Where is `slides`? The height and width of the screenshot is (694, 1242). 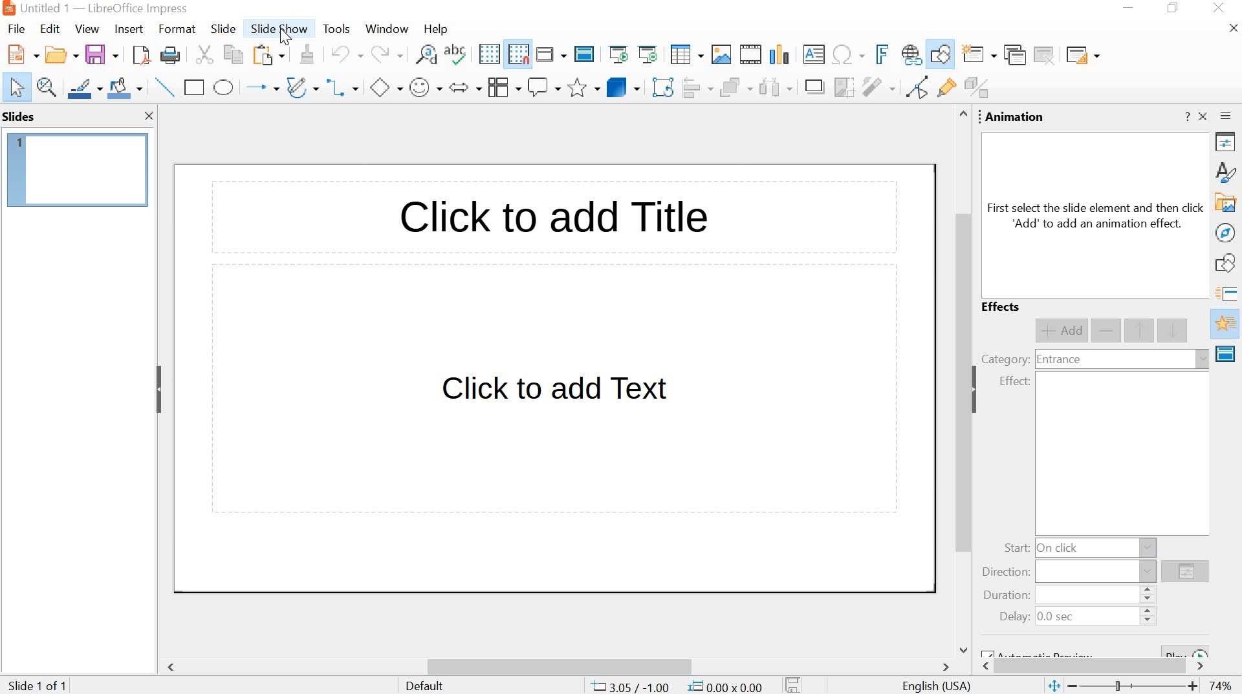 slides is located at coordinates (21, 116).